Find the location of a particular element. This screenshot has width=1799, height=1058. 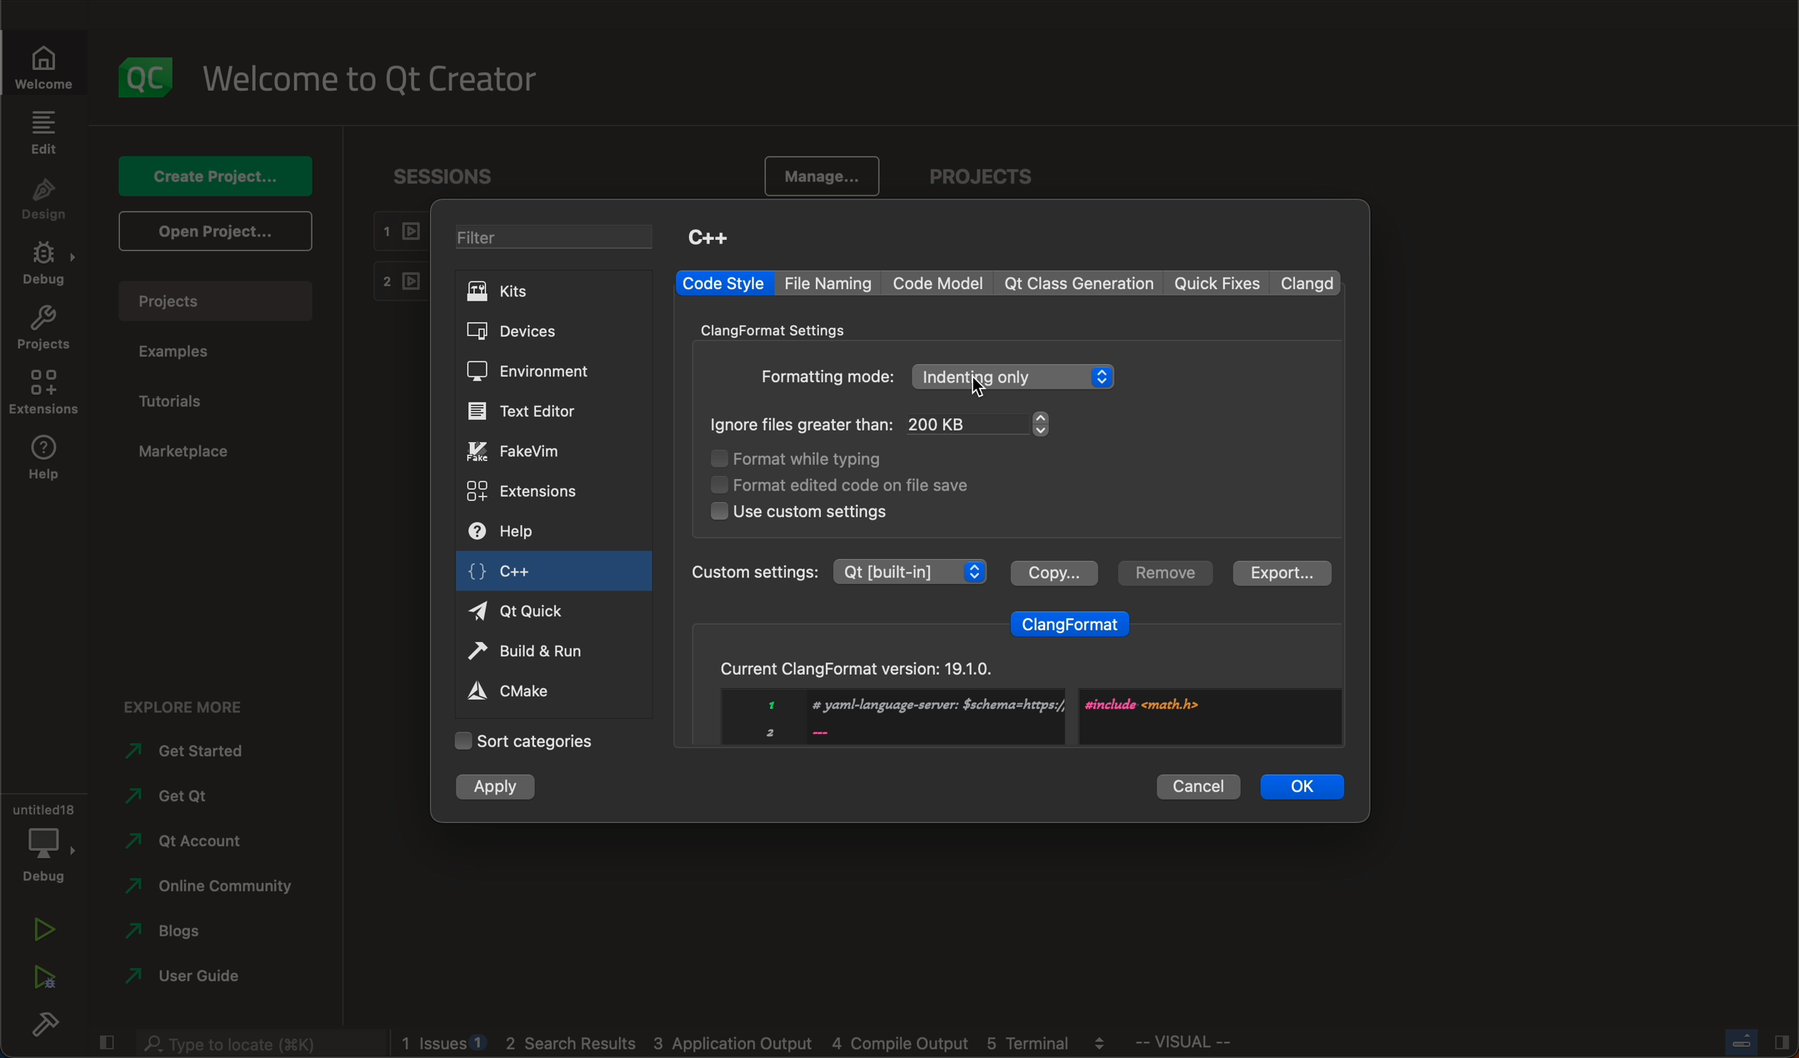

search bar is located at coordinates (257, 1041).